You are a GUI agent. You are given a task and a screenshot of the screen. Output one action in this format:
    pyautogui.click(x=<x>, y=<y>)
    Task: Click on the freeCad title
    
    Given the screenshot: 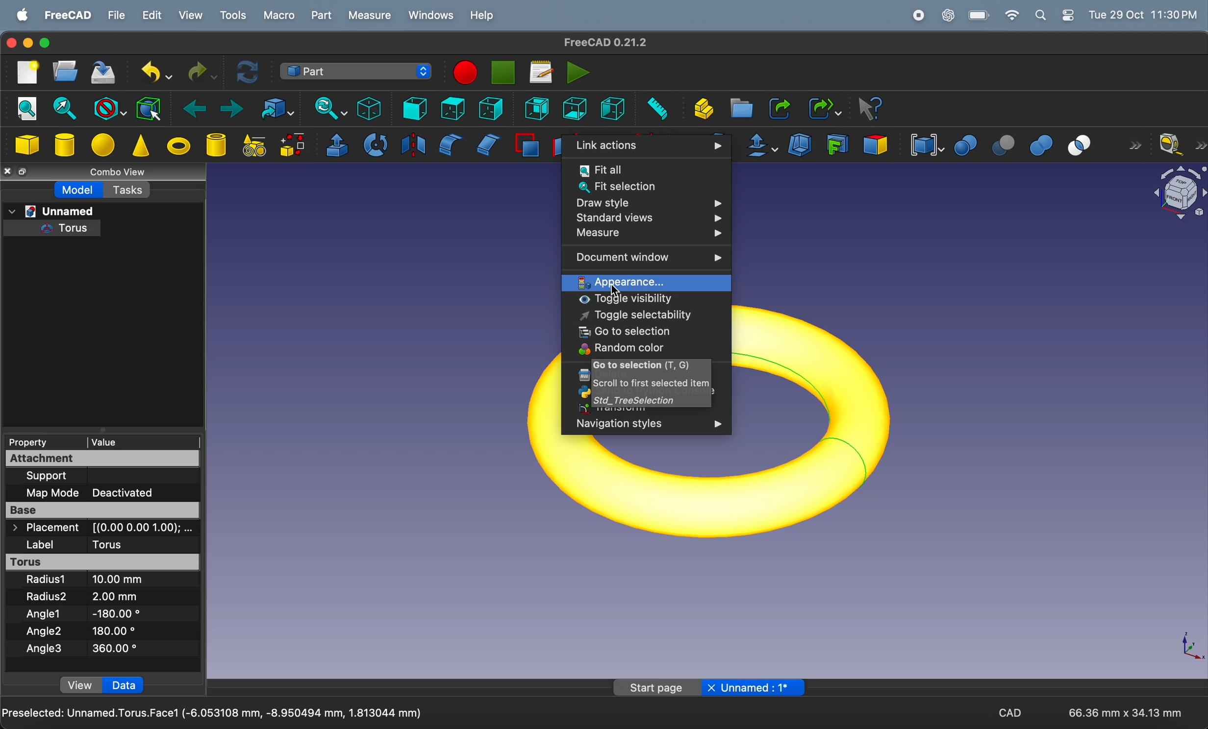 What is the action you would take?
    pyautogui.click(x=600, y=42)
    